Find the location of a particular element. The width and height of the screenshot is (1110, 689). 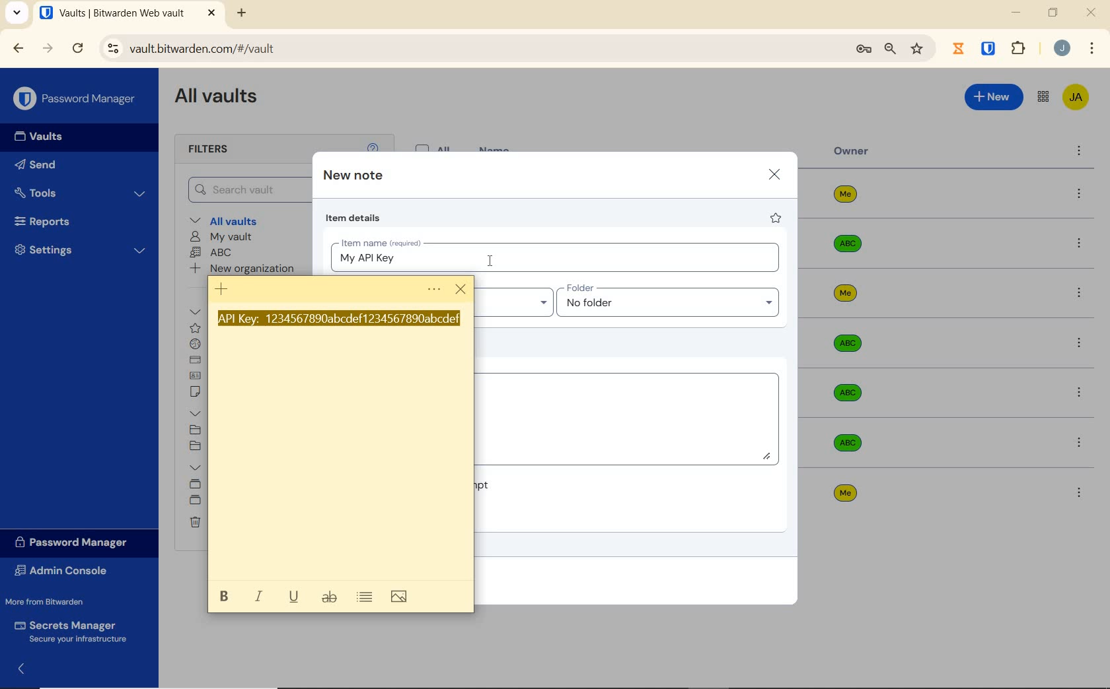

No folder is located at coordinates (194, 446).